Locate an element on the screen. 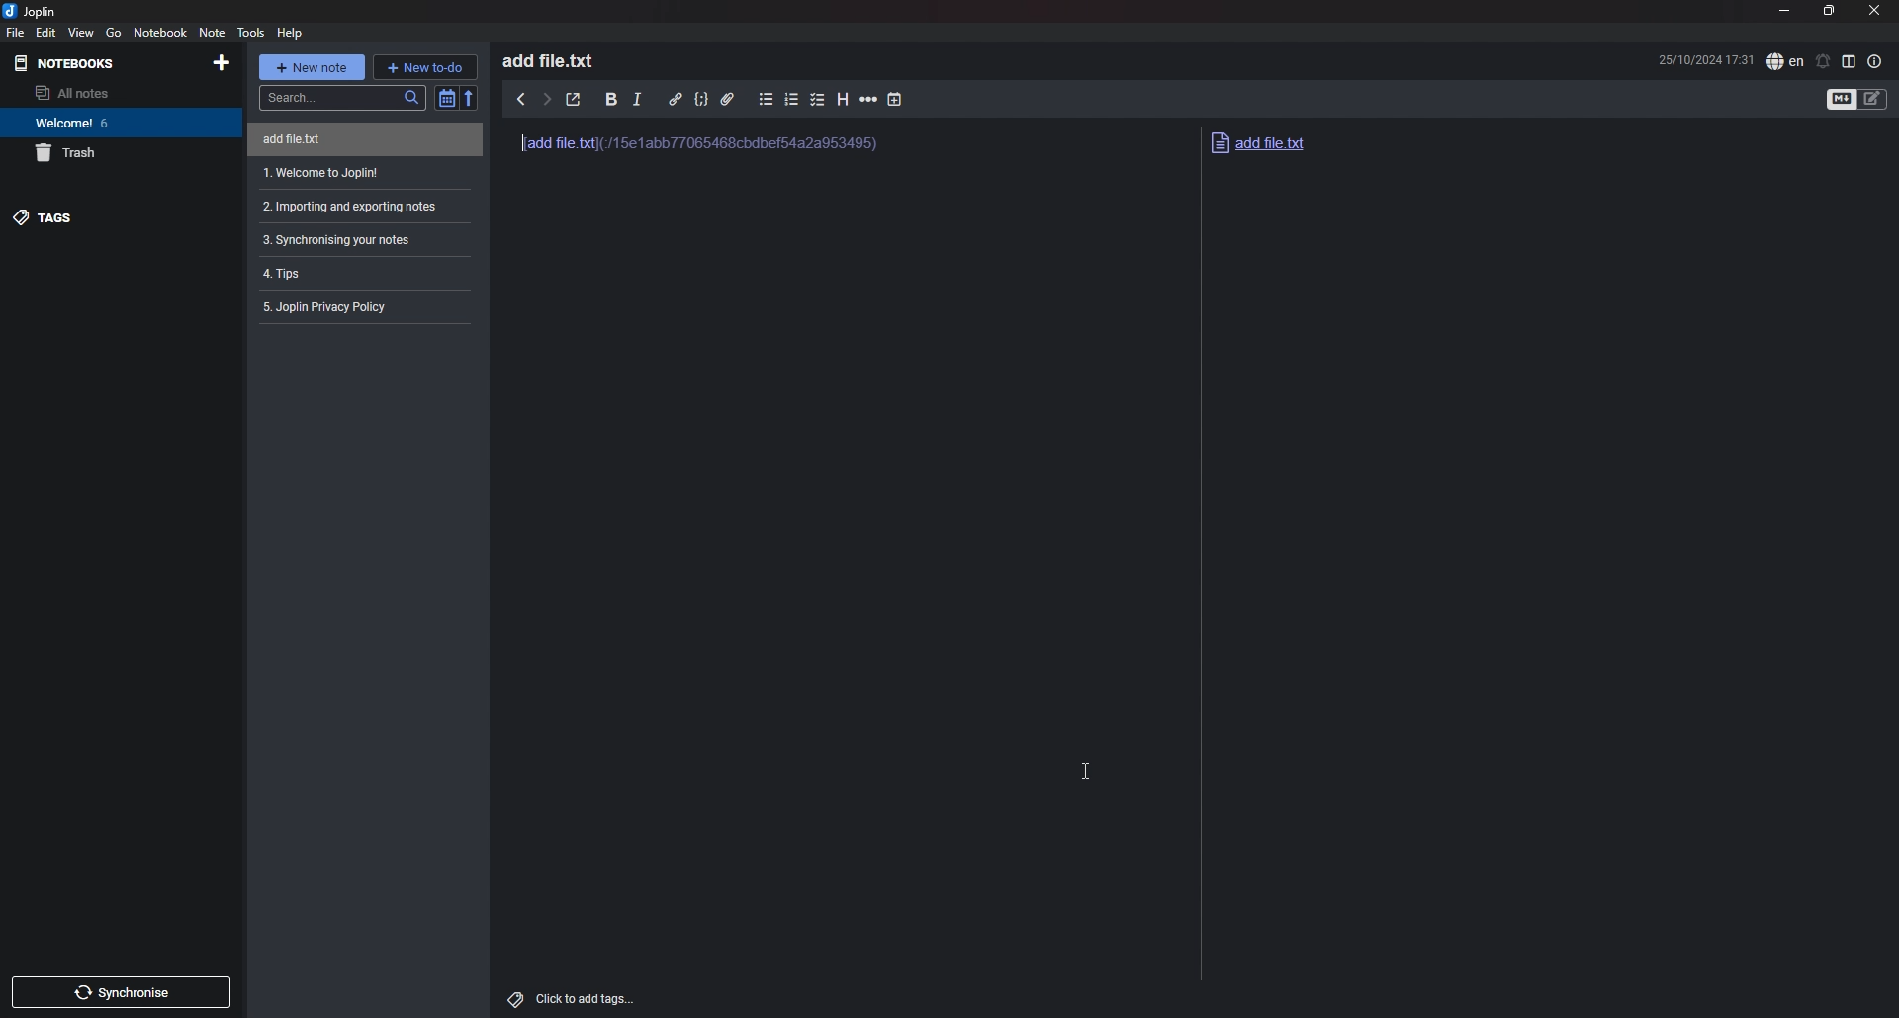  1.Welcome to Joplin is located at coordinates (360, 173).